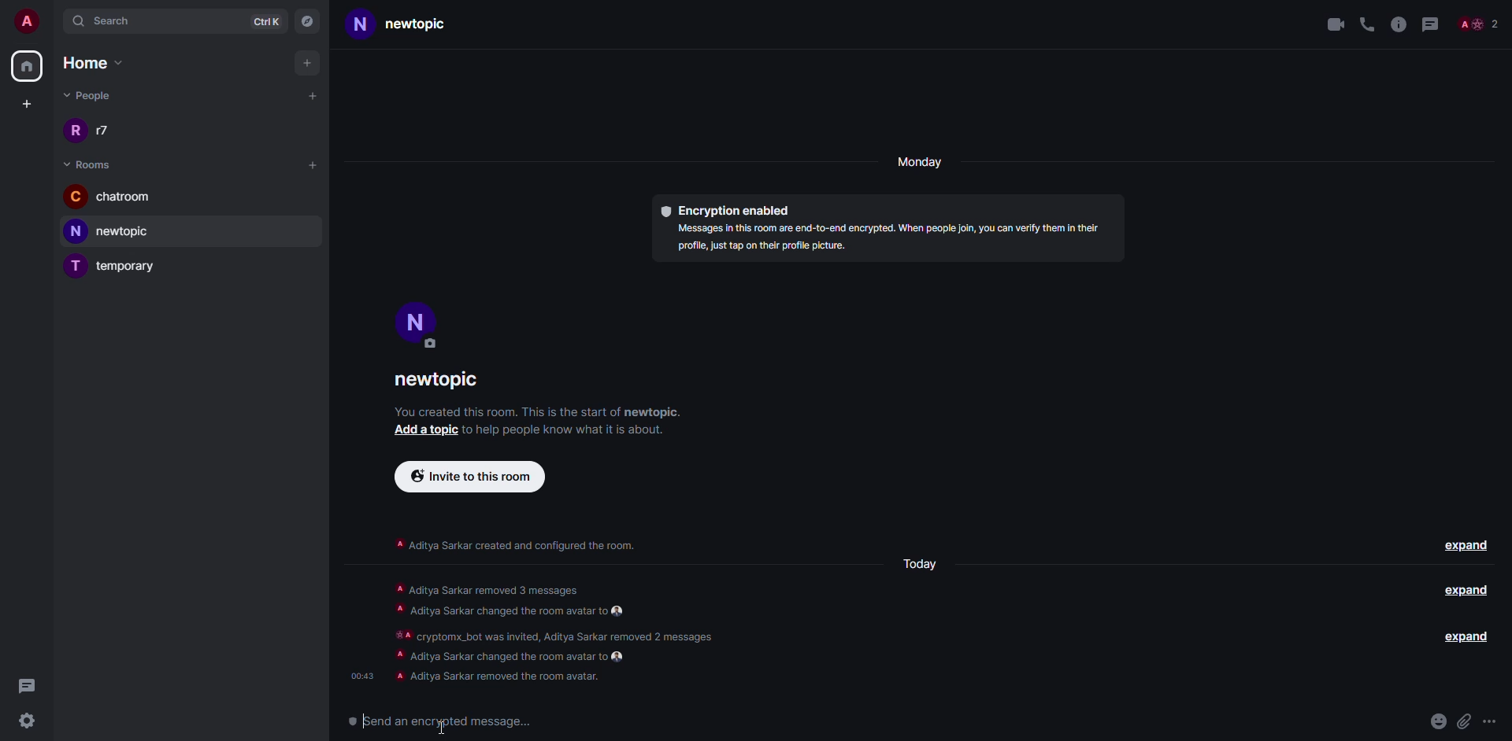 The height and width of the screenshot is (741, 1512). I want to click on room, so click(91, 164).